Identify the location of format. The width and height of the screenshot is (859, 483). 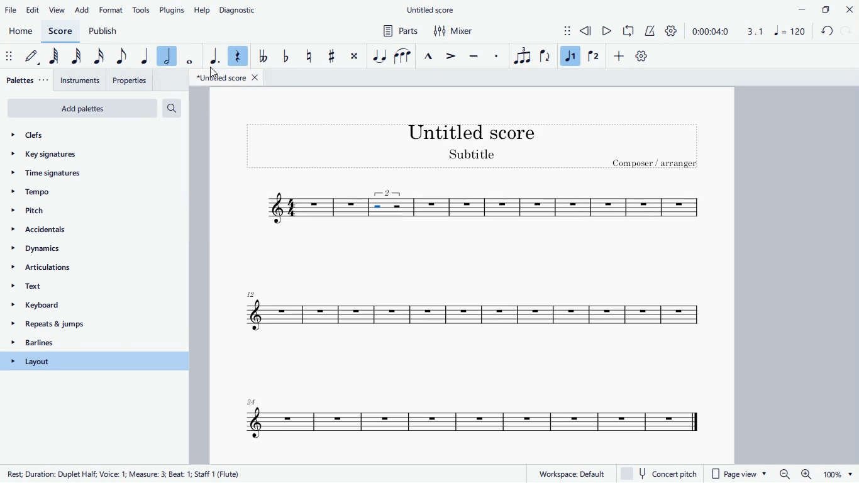
(111, 9).